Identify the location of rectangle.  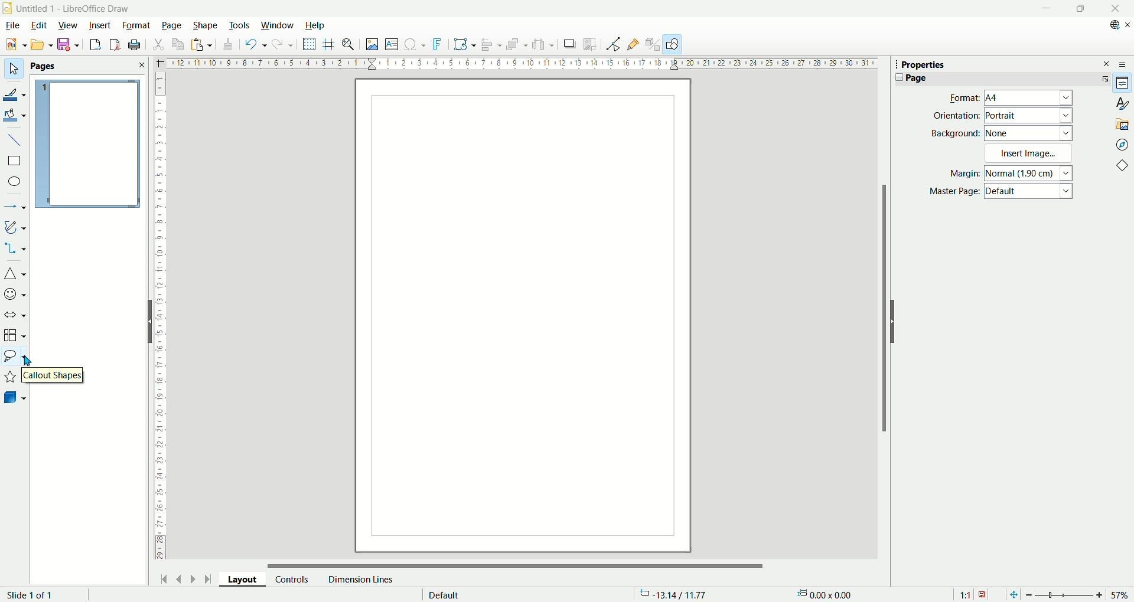
(14, 161).